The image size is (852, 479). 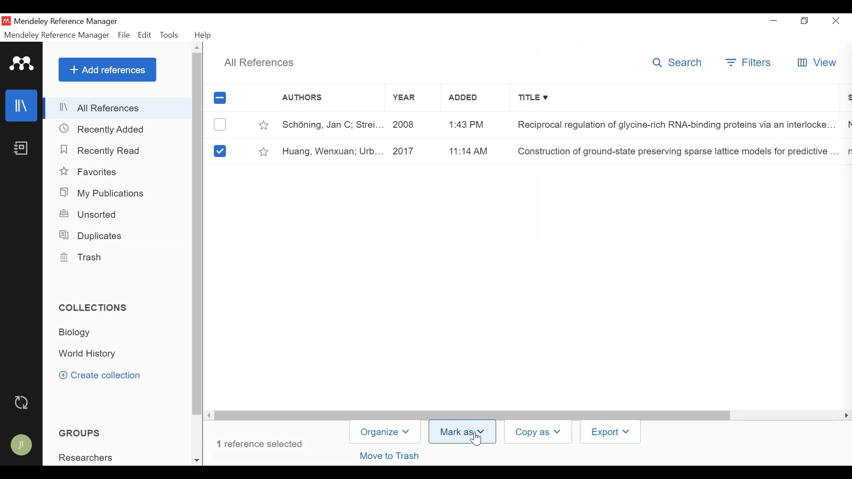 I want to click on 2017, so click(x=408, y=151).